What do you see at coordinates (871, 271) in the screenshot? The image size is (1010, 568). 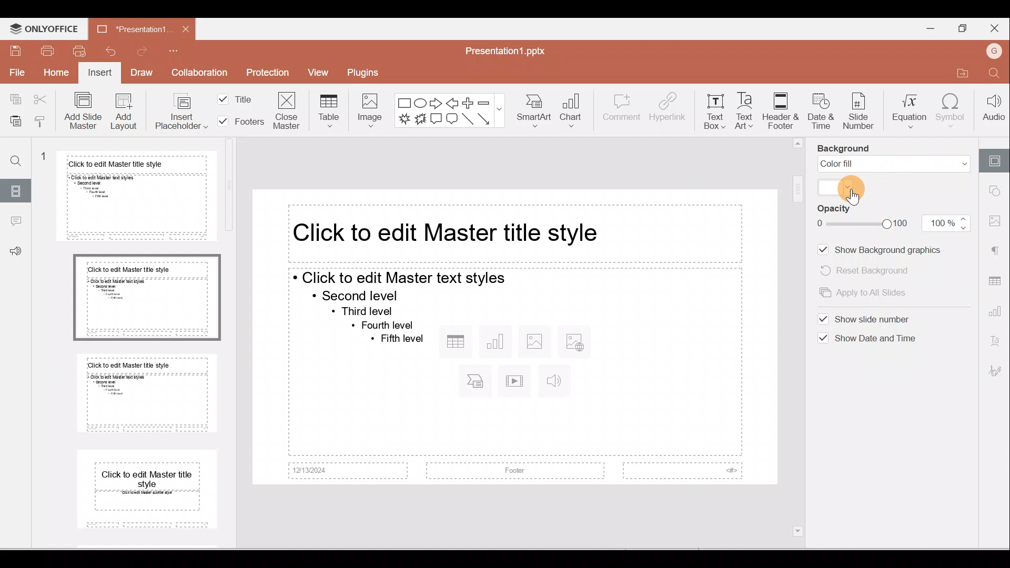 I see `Reset background` at bounding box center [871, 271].